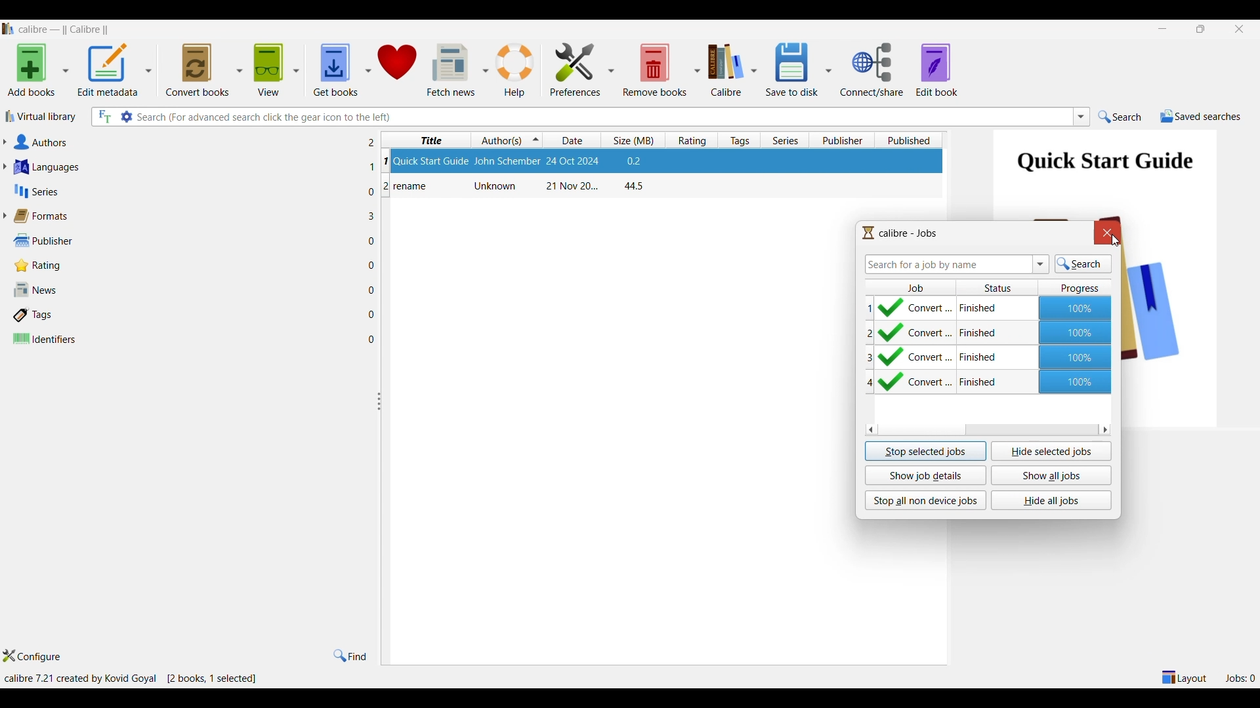  What do you see at coordinates (873, 69) in the screenshot?
I see `Connect/Share` at bounding box center [873, 69].